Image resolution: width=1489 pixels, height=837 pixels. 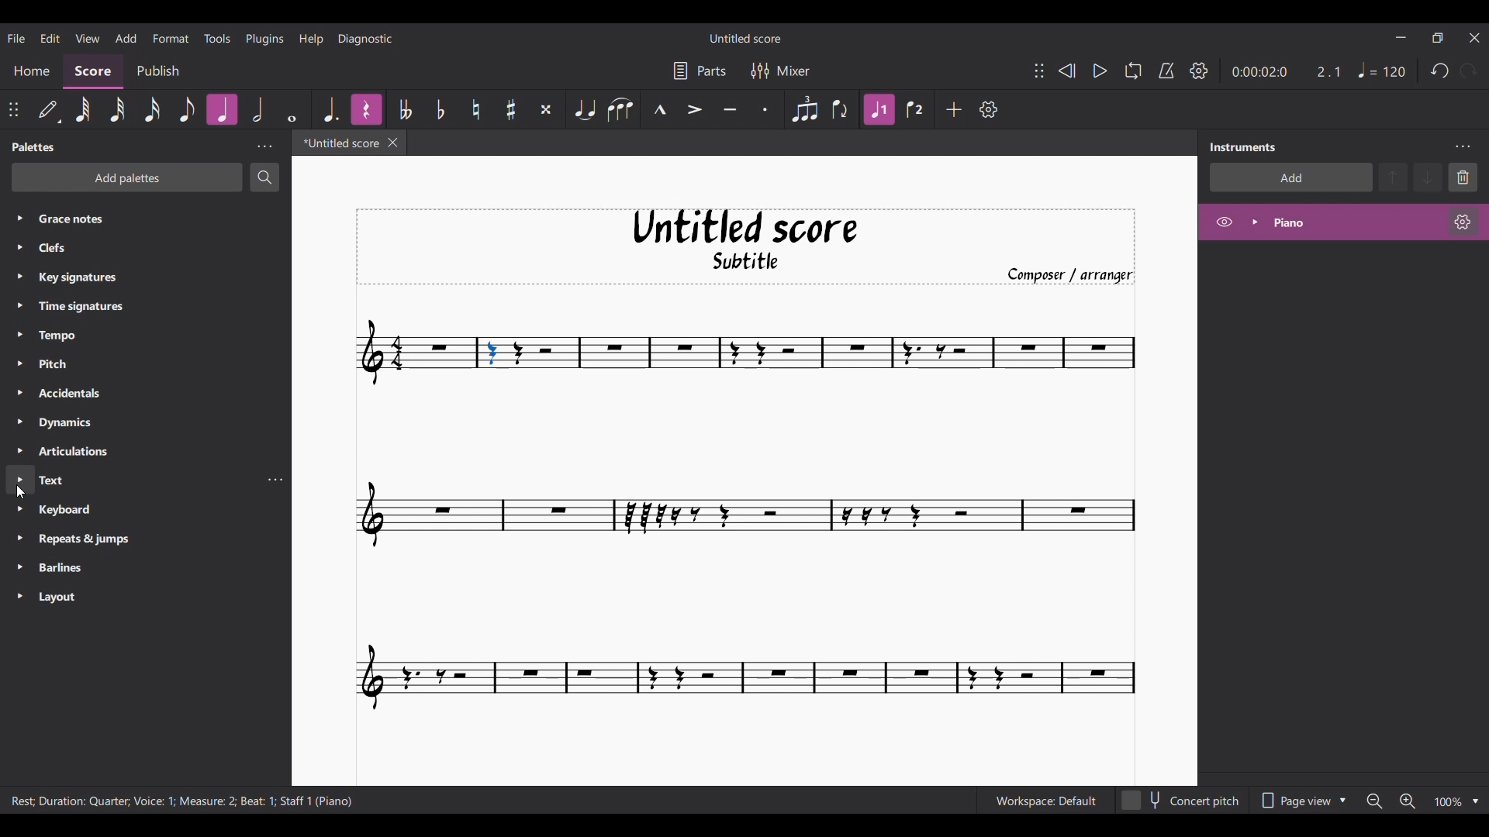 What do you see at coordinates (13, 109) in the screenshot?
I see `Change position of toolbar attached` at bounding box center [13, 109].